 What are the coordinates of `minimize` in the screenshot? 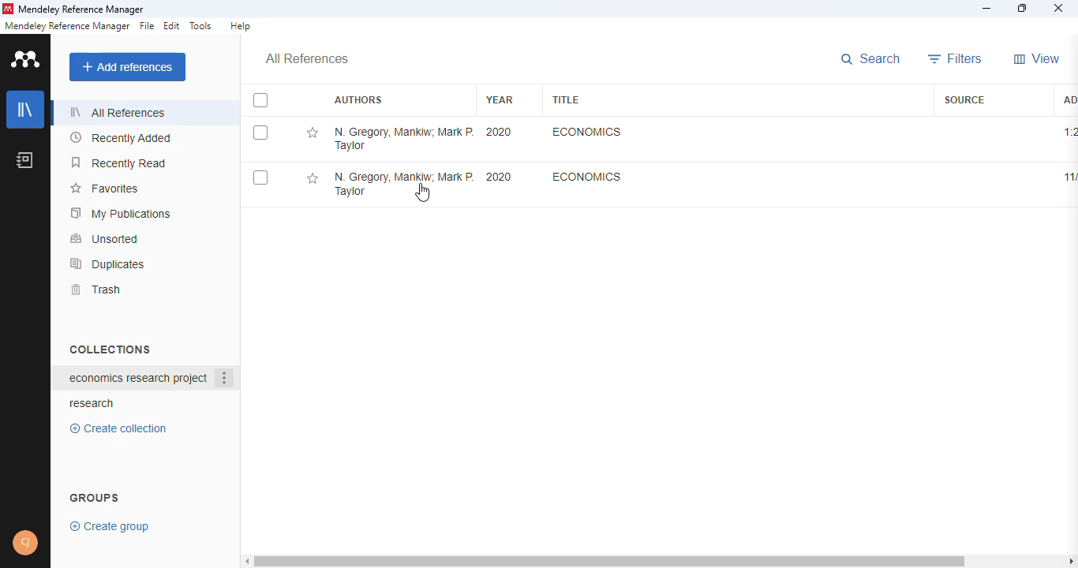 It's located at (988, 9).